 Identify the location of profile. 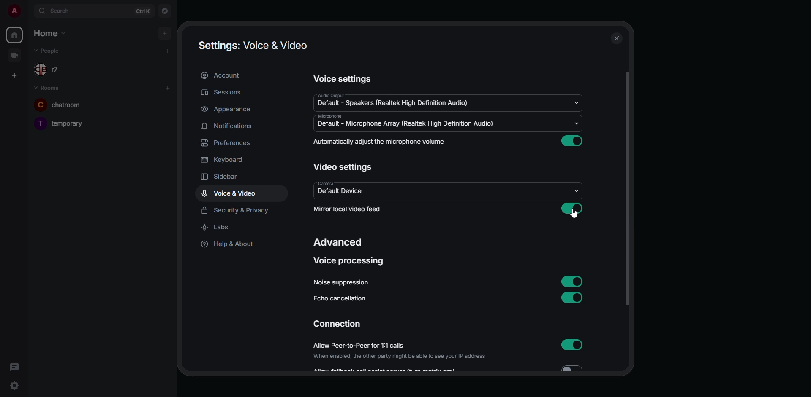
(13, 11).